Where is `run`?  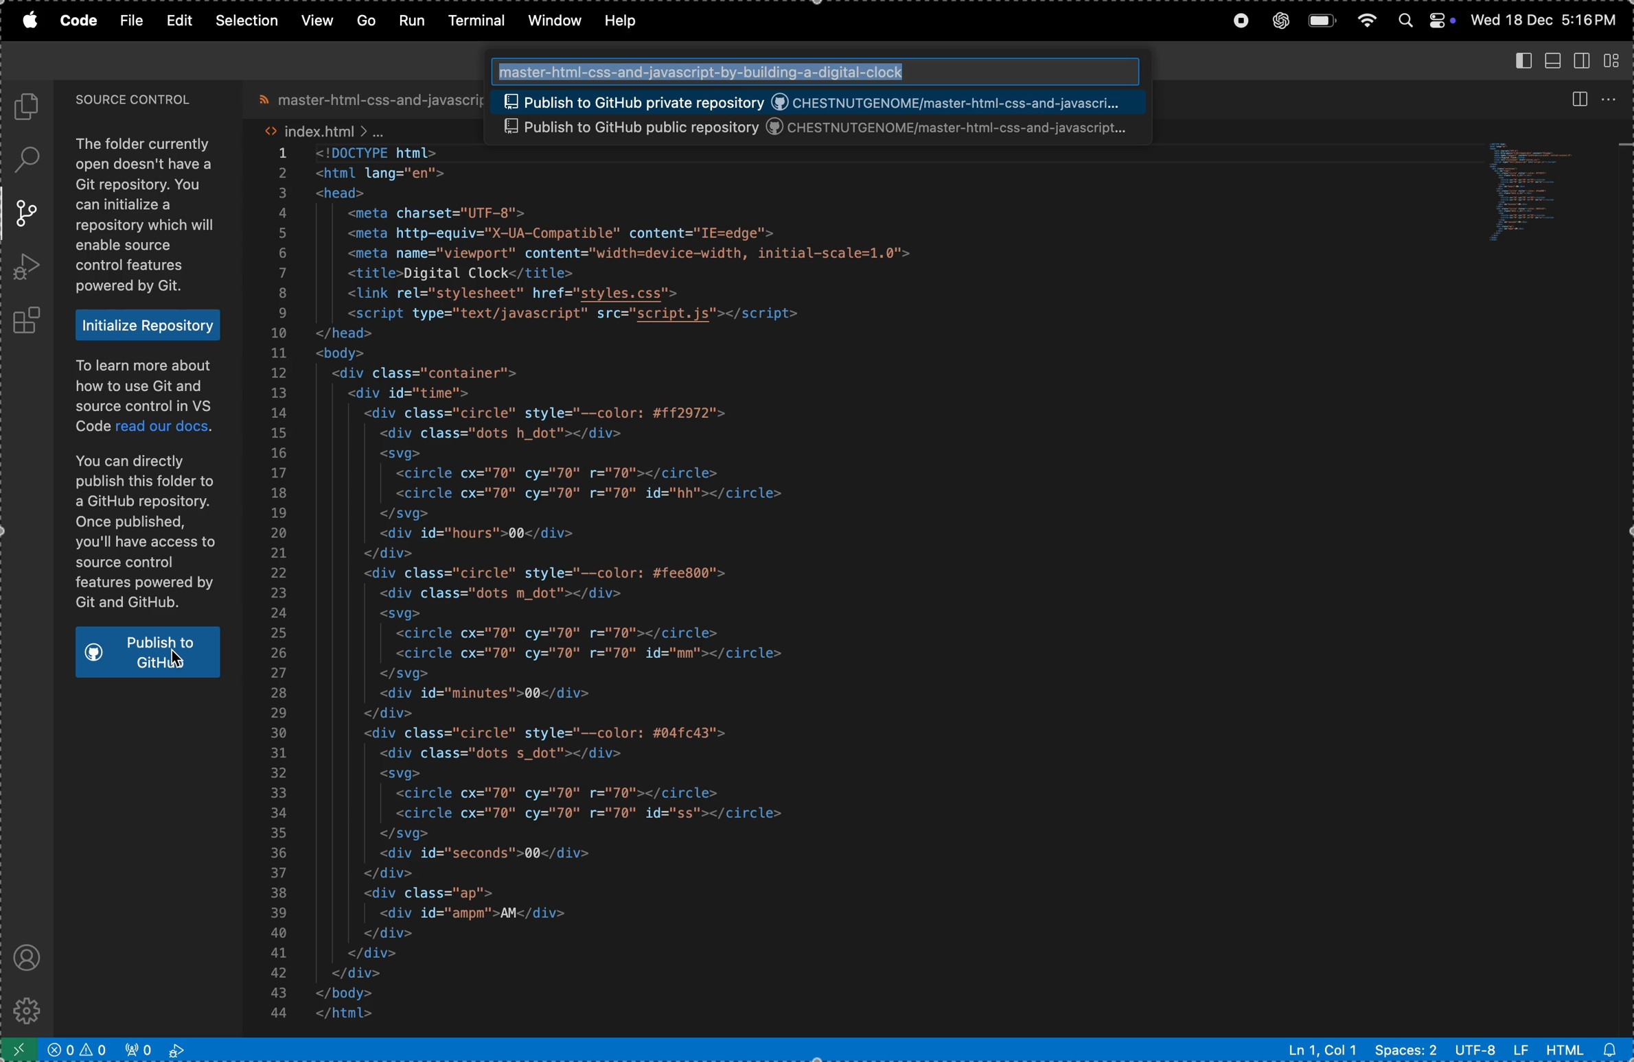 run is located at coordinates (408, 19).